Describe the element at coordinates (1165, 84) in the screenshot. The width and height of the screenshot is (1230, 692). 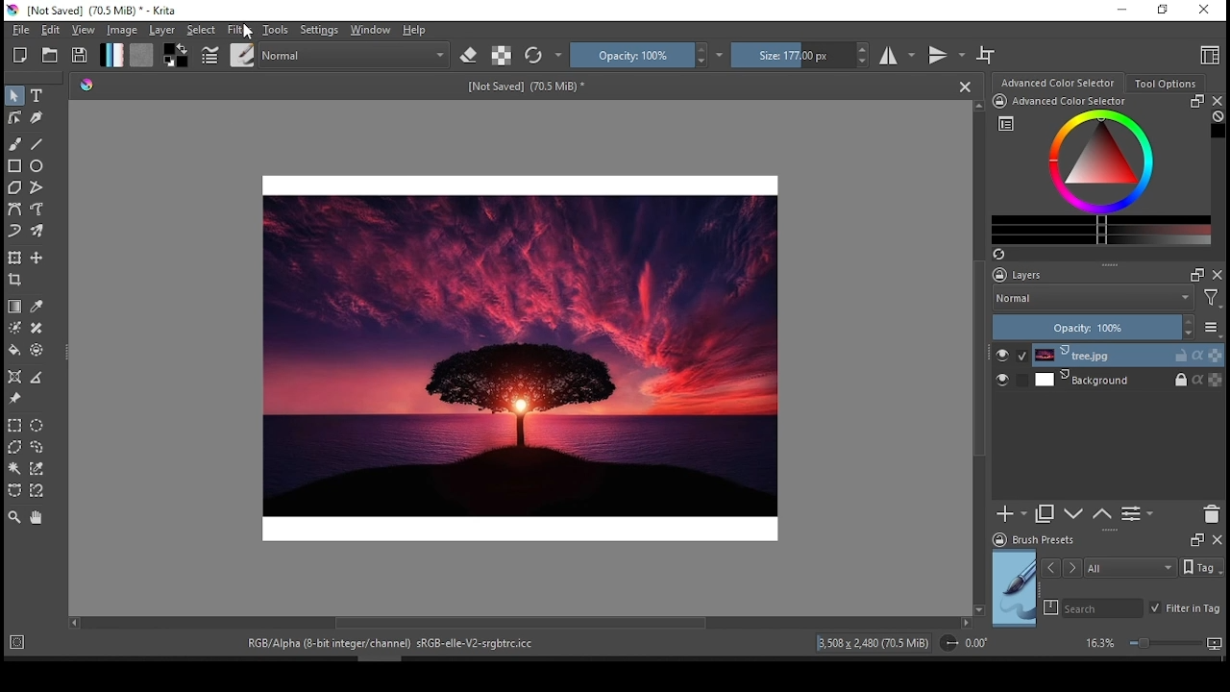
I see `tool options` at that location.